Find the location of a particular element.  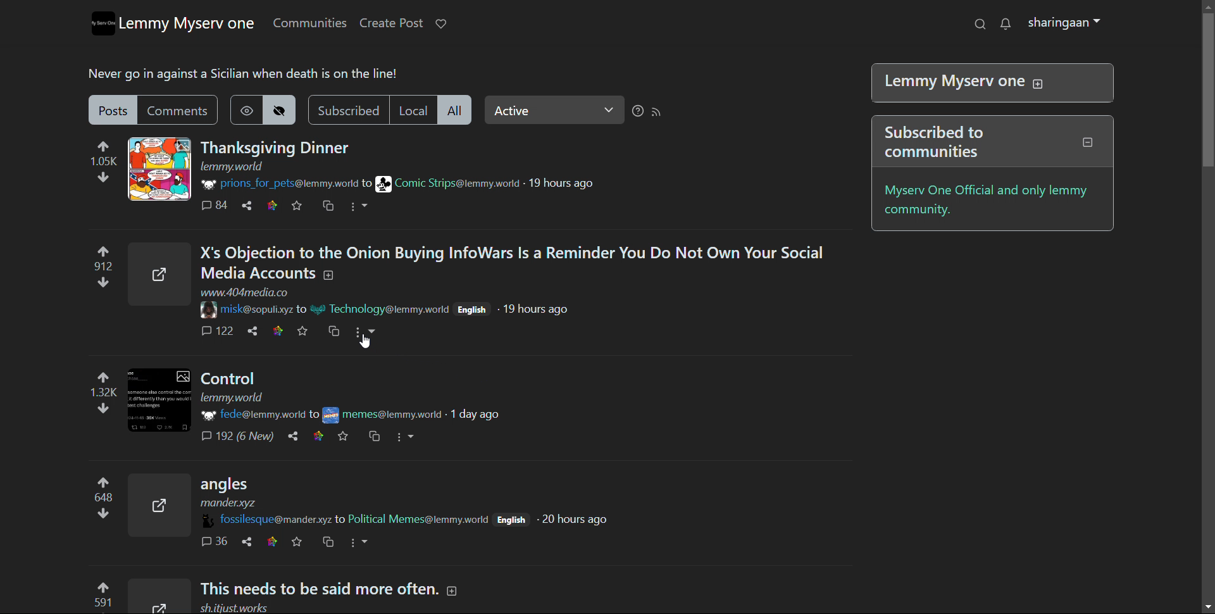

sorting help is located at coordinates (638, 111).